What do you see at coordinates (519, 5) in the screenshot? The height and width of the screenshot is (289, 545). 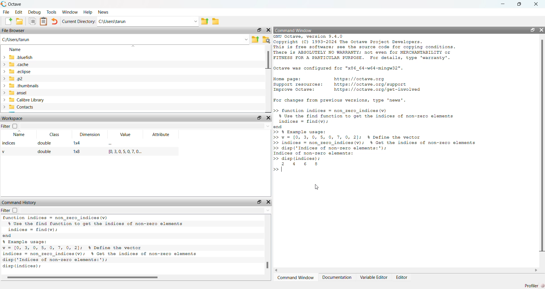 I see `restore down` at bounding box center [519, 5].